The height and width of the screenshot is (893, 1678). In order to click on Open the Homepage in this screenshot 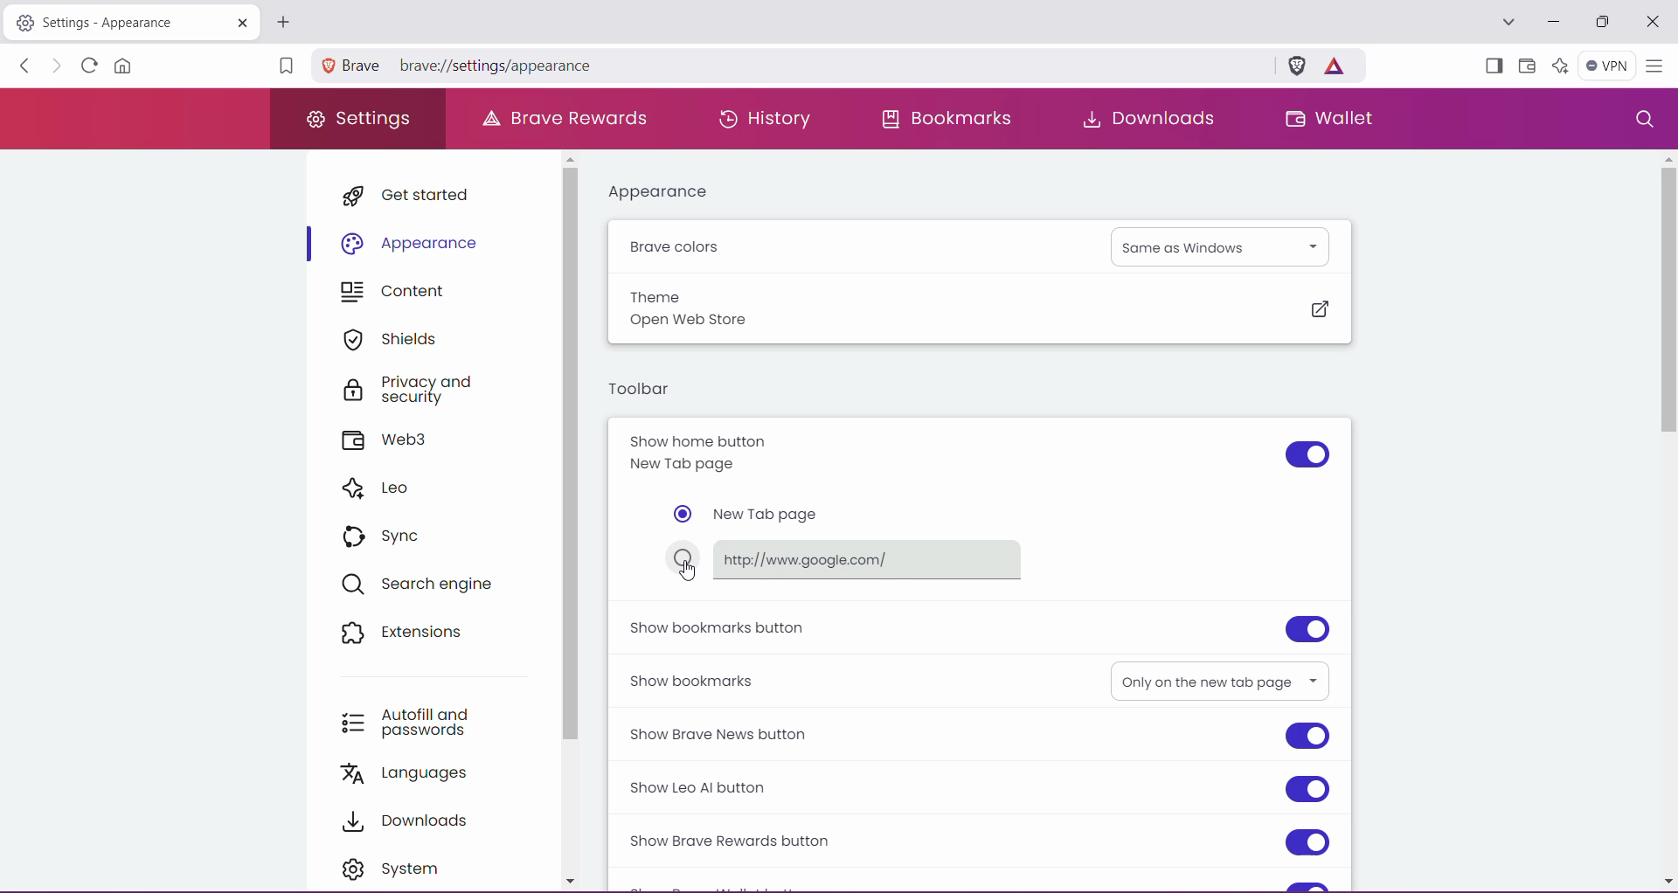, I will do `click(126, 66)`.